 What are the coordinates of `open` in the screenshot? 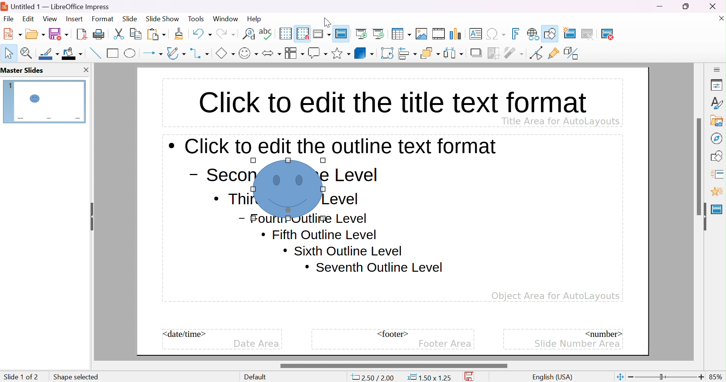 It's located at (36, 33).